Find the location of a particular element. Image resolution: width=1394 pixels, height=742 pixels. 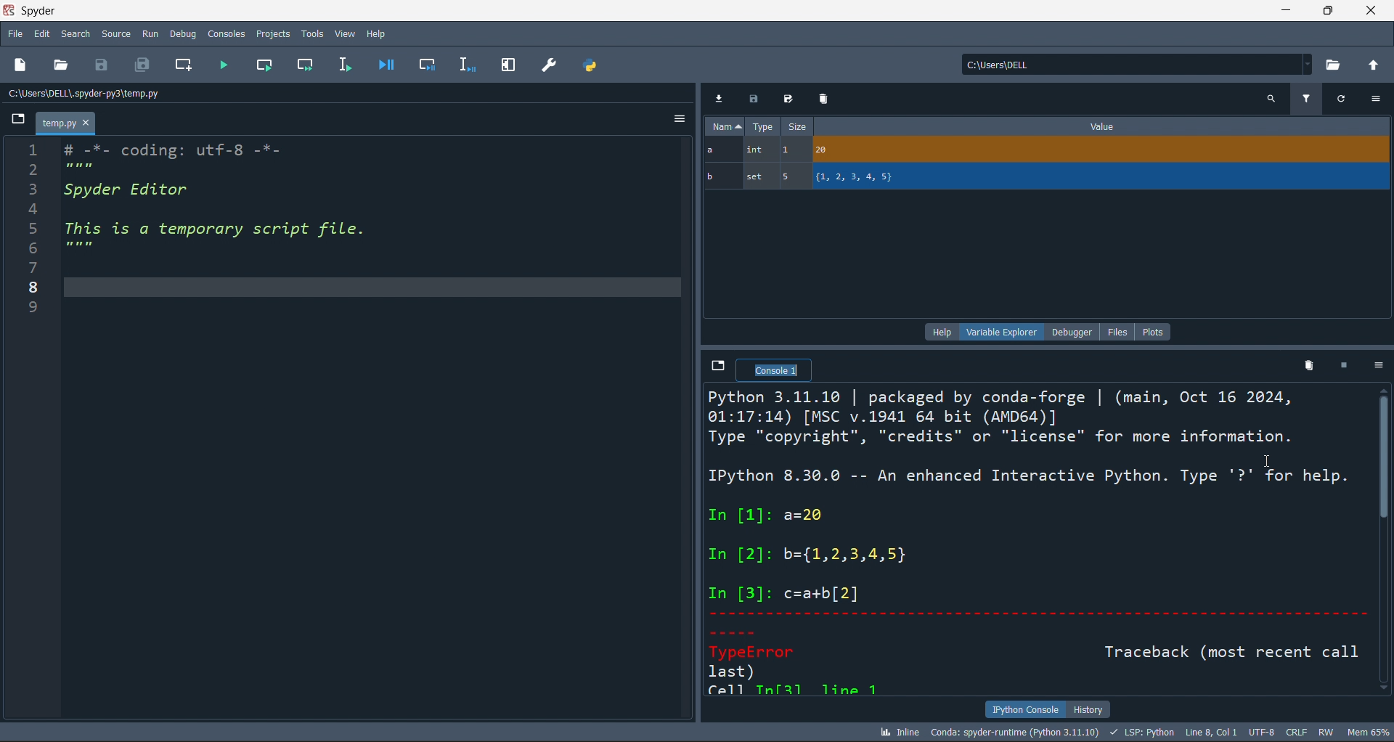

debugger is located at coordinates (1075, 331).